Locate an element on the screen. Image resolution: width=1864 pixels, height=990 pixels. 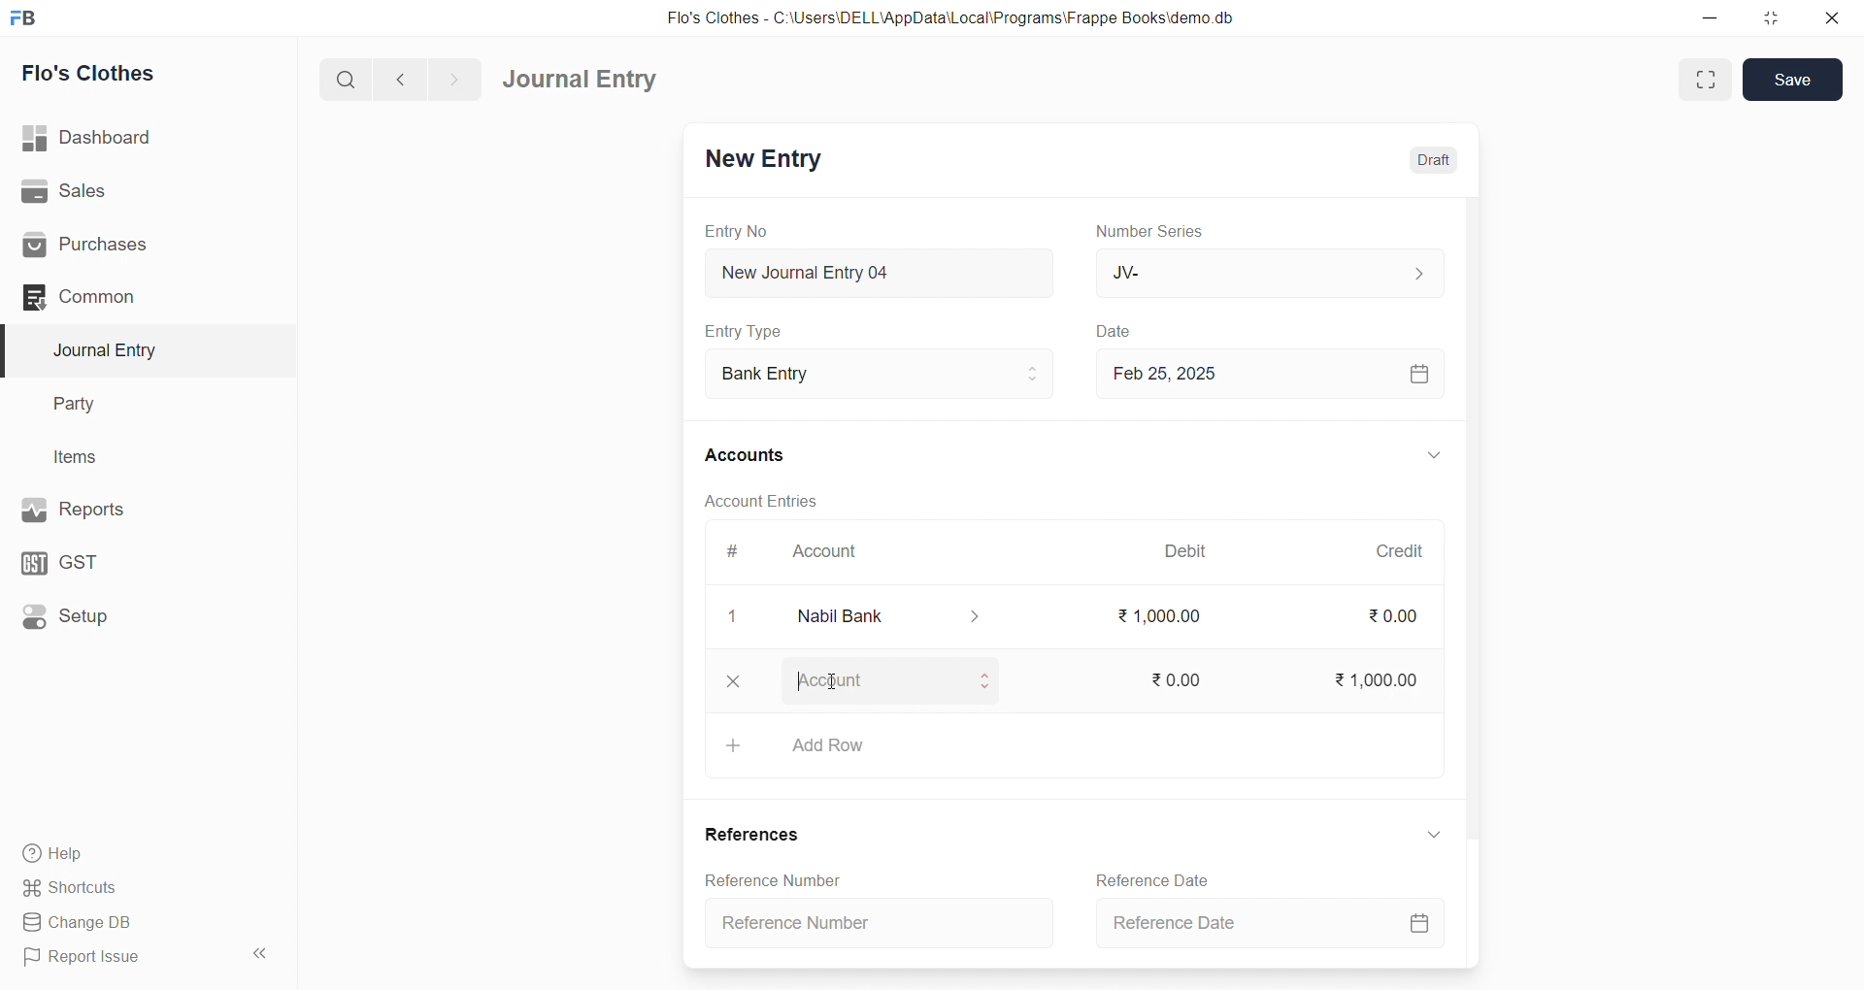
Reports is located at coordinates (136, 508).